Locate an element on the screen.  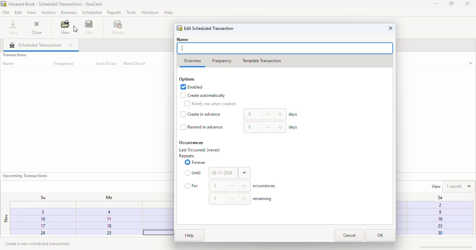
OK is located at coordinates (380, 235).